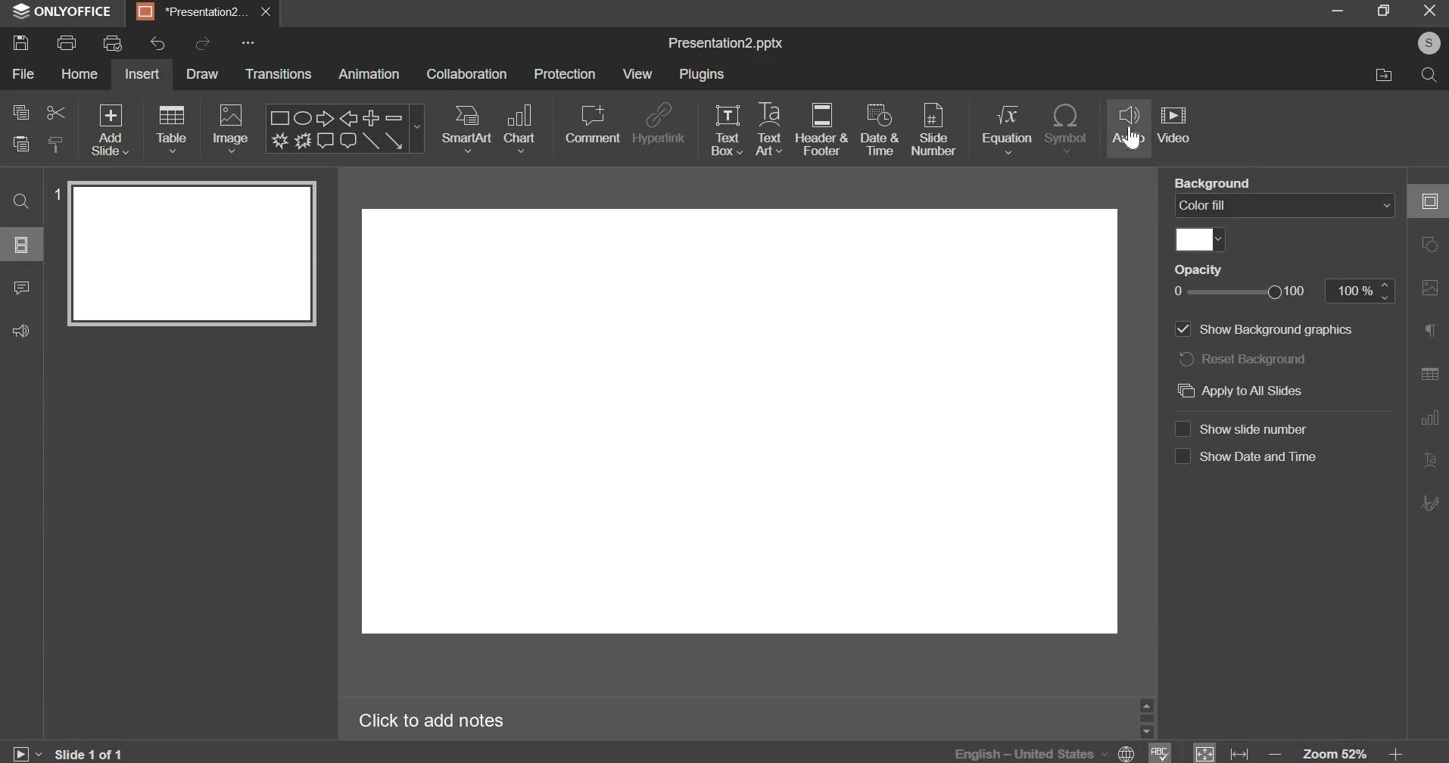  Describe the element at coordinates (1204, 752) in the screenshot. I see `fit to slide` at that location.